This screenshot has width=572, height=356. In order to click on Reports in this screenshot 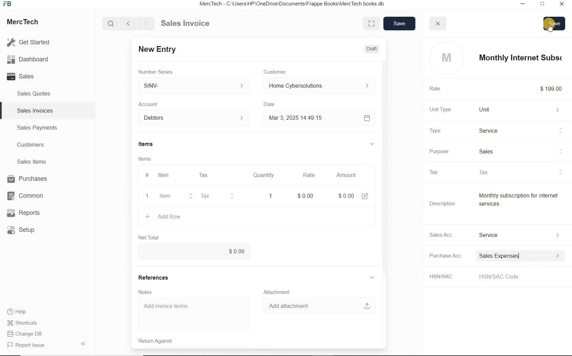, I will do `click(29, 213)`.